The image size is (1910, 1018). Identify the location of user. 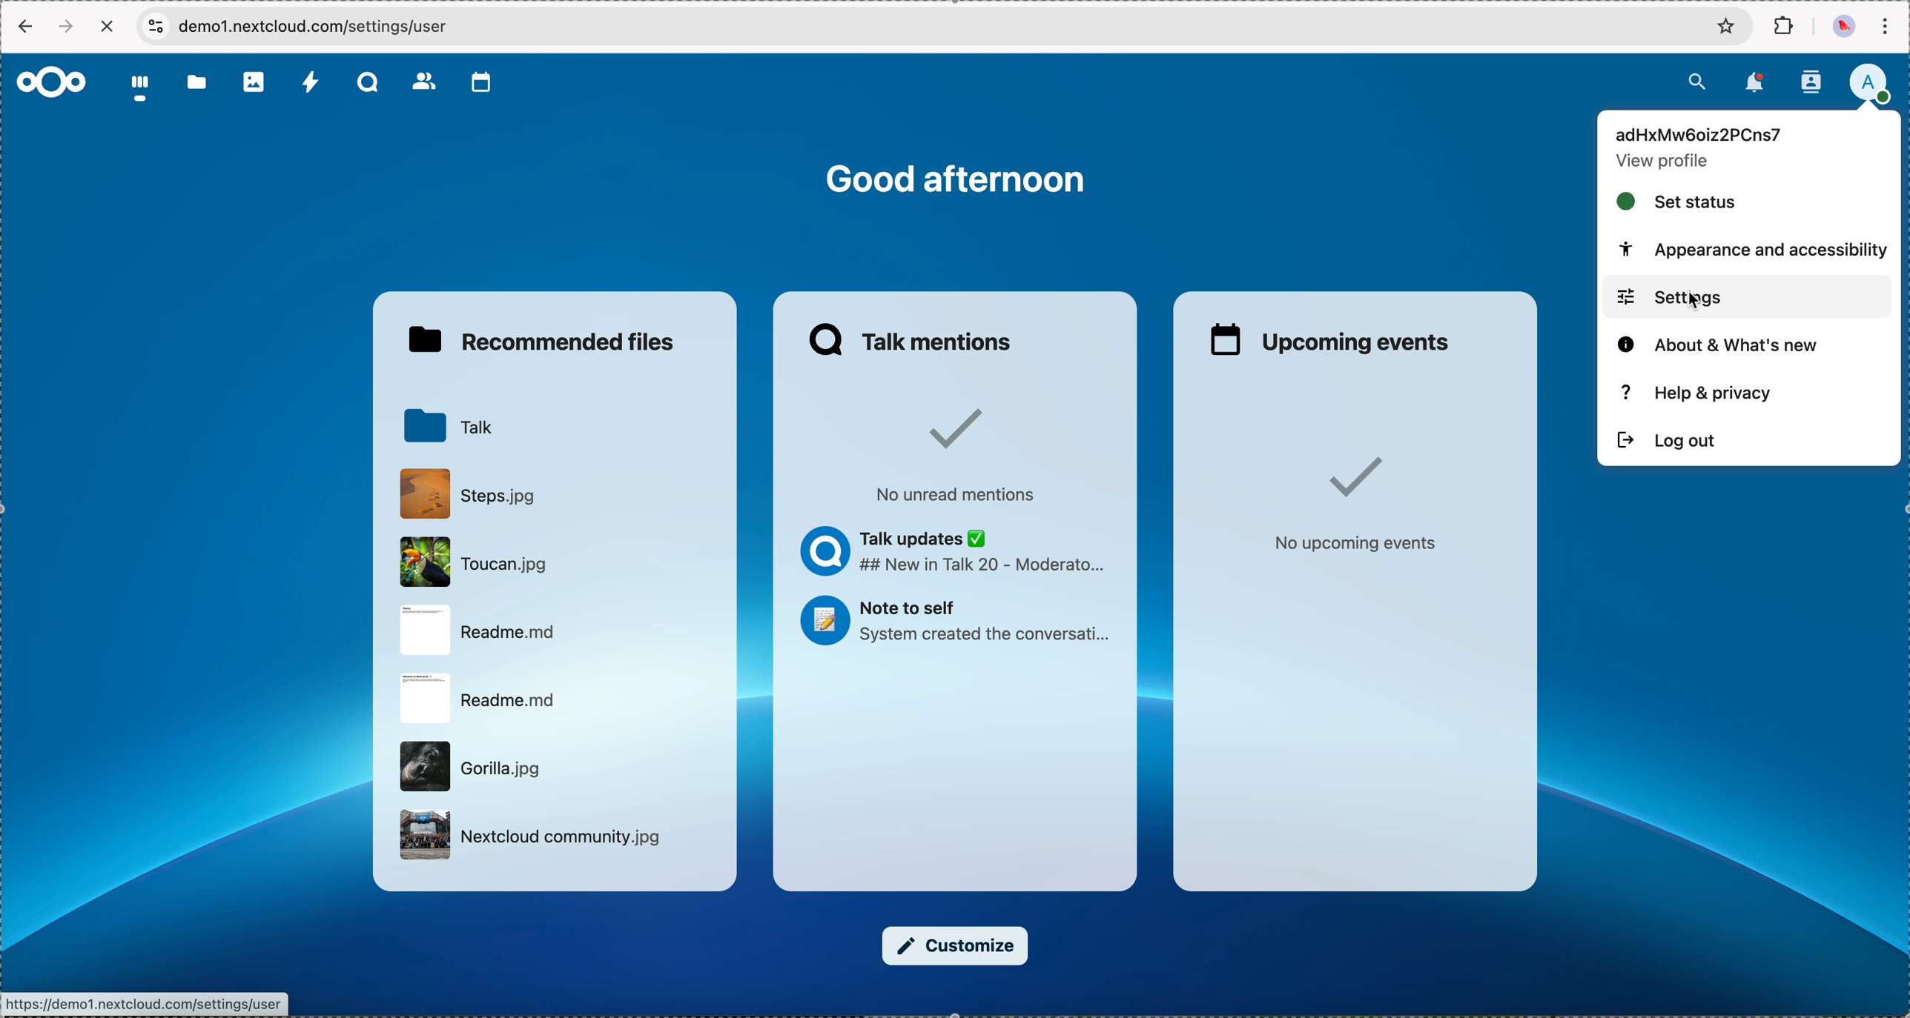
(1699, 133).